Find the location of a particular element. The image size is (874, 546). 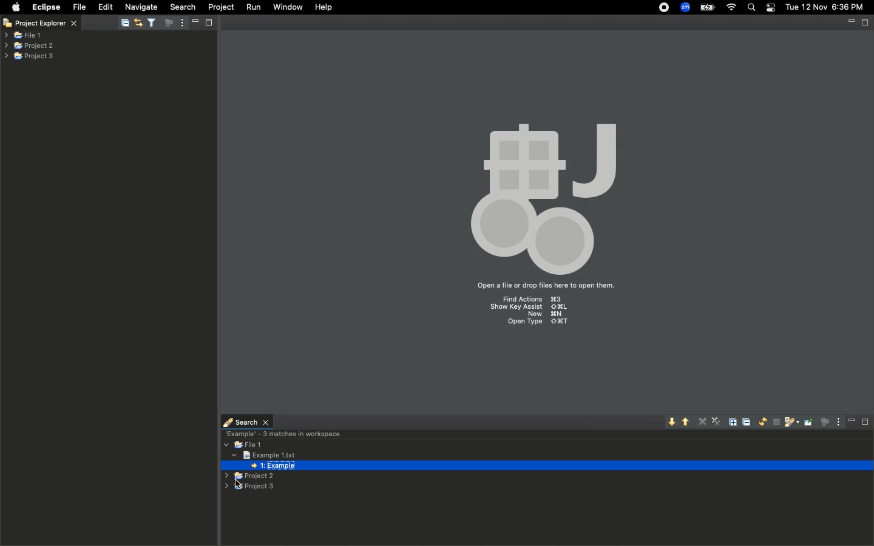

Maximize is located at coordinates (866, 422).